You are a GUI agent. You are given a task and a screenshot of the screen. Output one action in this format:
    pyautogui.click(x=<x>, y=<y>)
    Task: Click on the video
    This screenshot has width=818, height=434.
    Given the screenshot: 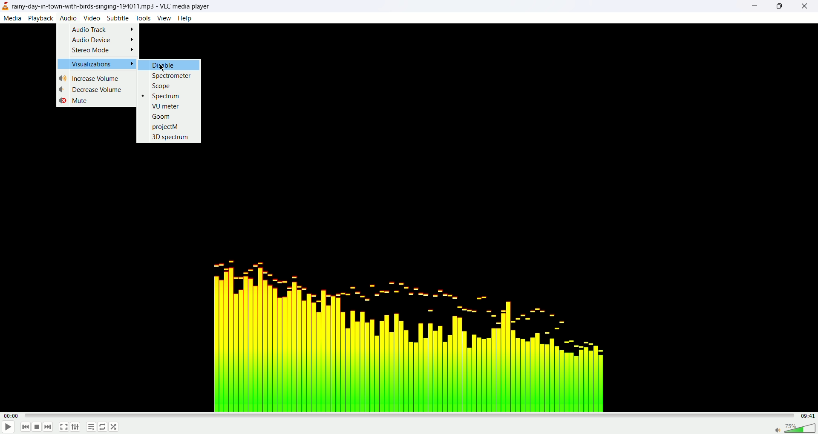 What is the action you would take?
    pyautogui.click(x=92, y=17)
    